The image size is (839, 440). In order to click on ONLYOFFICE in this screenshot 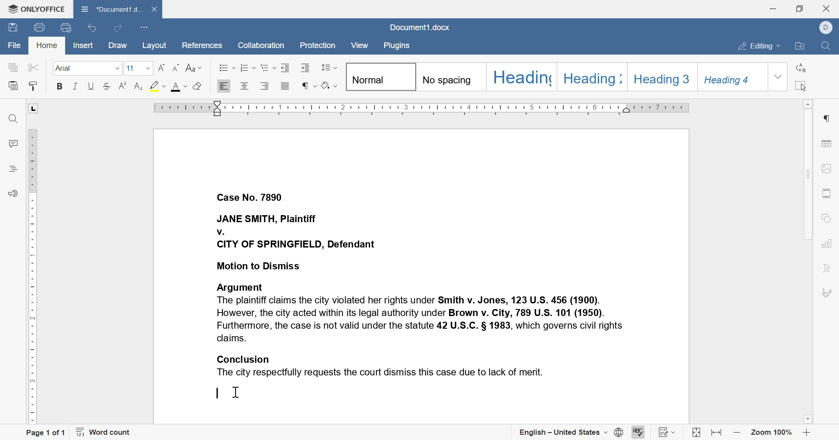, I will do `click(35, 10)`.